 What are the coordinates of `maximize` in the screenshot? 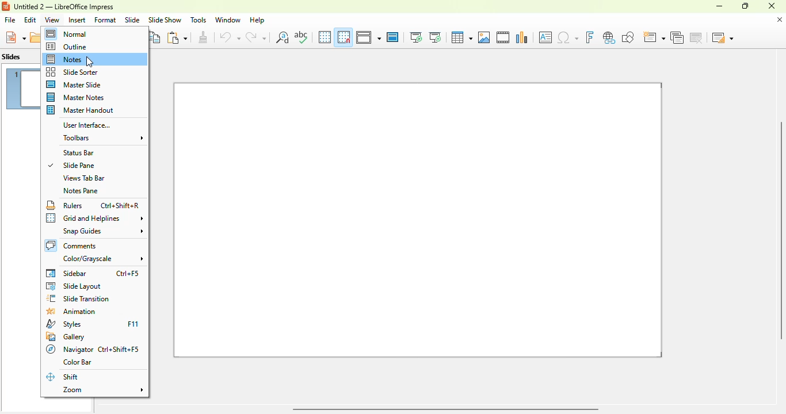 It's located at (746, 6).